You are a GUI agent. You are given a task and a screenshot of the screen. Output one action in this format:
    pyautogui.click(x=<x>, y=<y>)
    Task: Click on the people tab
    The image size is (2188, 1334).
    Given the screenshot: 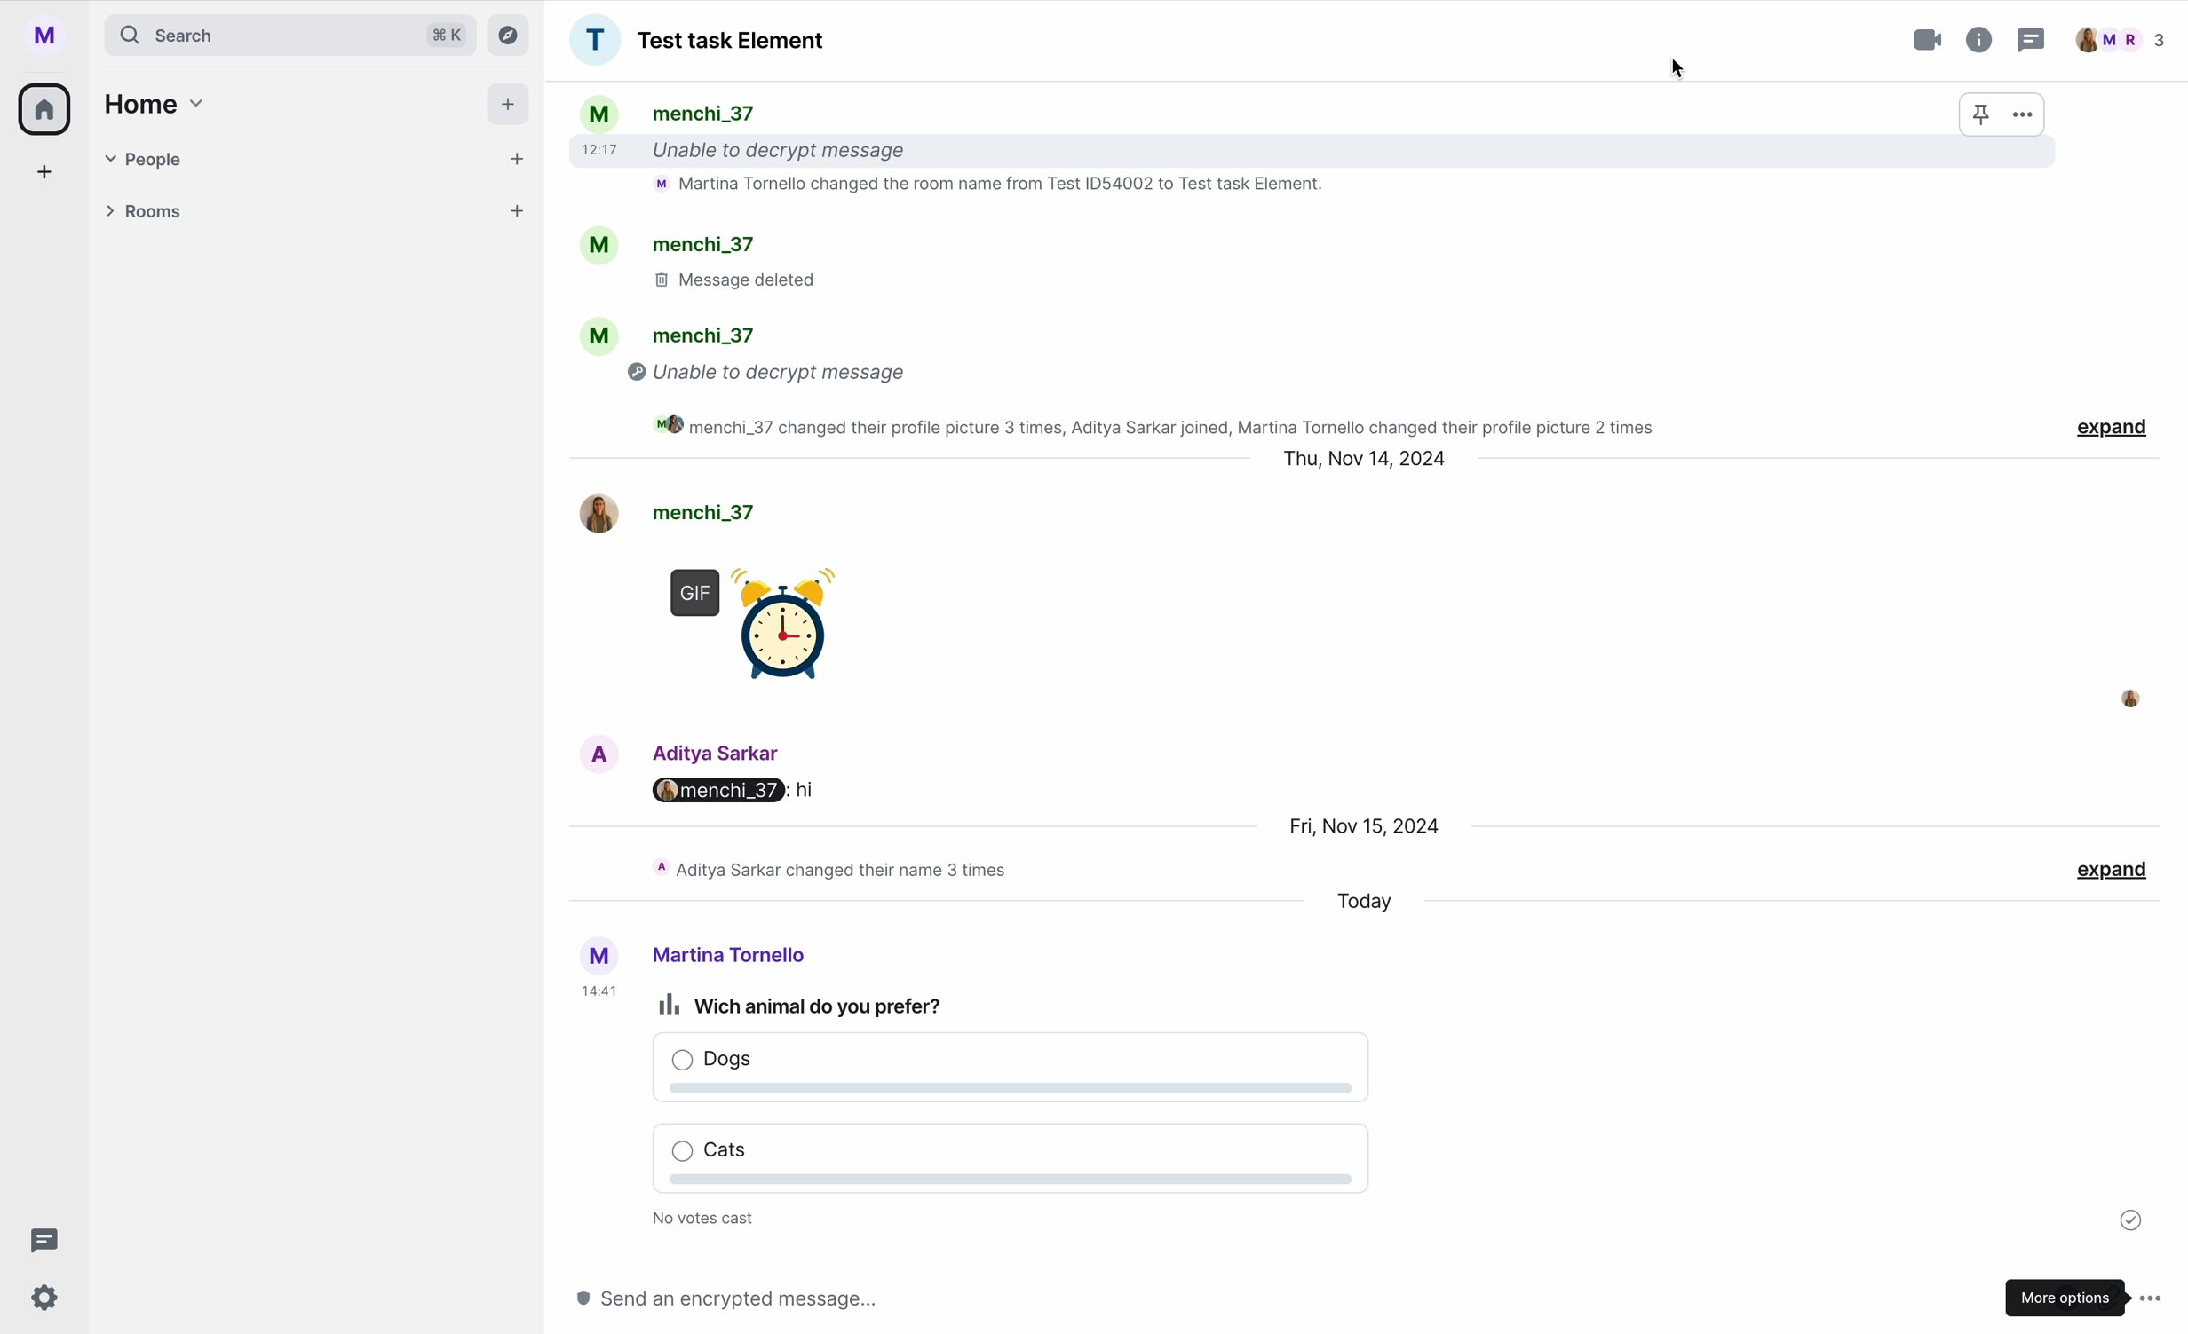 What is the action you would take?
    pyautogui.click(x=317, y=159)
    